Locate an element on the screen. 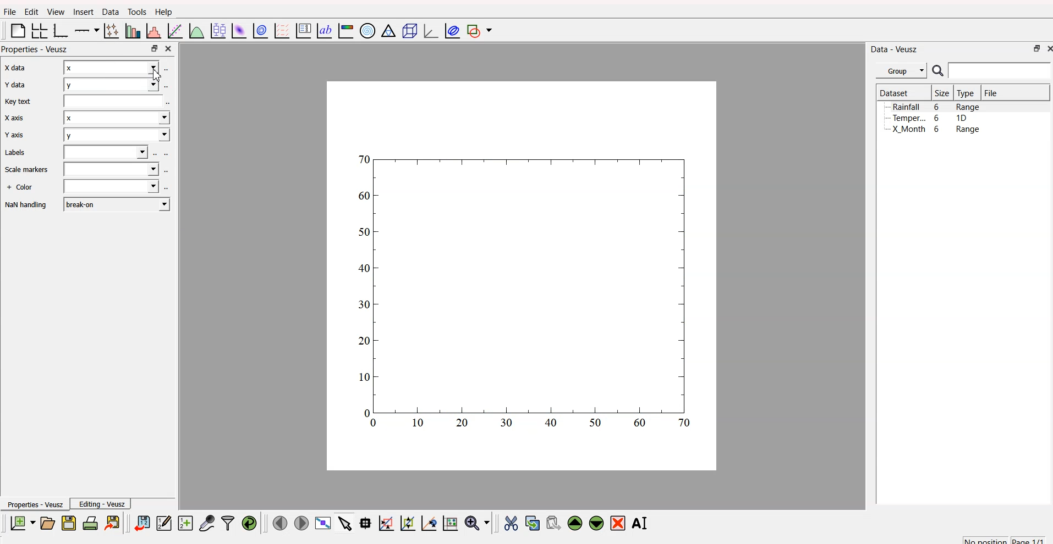 The image size is (1053, 544). plot on axis is located at coordinates (87, 30).